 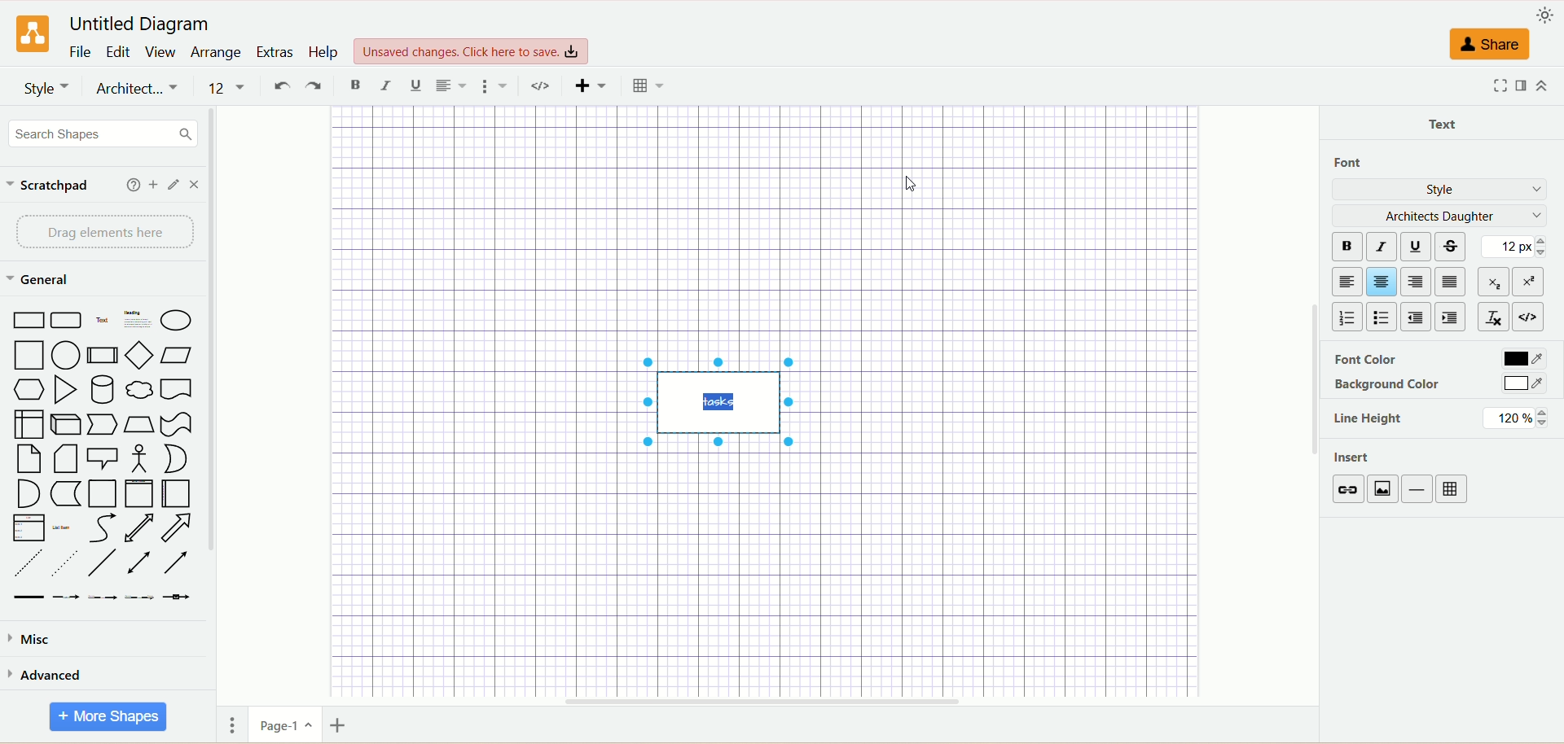 I want to click on bulleted list, so click(x=1382, y=315).